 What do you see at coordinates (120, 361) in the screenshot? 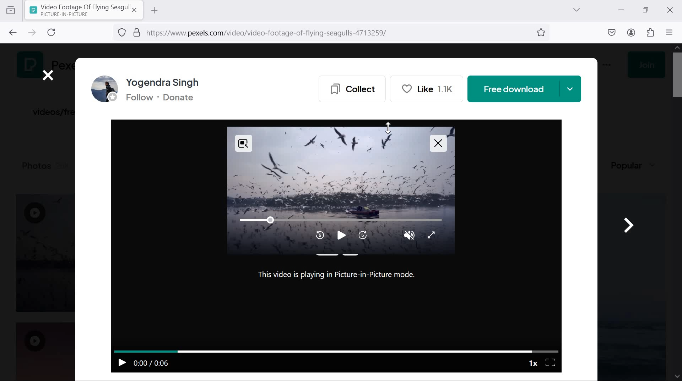
I see `play` at bounding box center [120, 361].